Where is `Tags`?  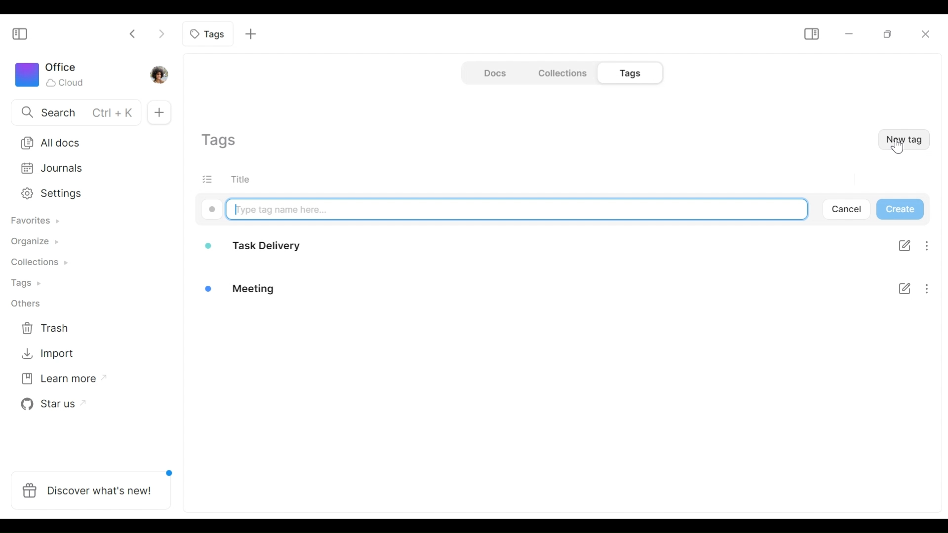 Tags is located at coordinates (627, 74).